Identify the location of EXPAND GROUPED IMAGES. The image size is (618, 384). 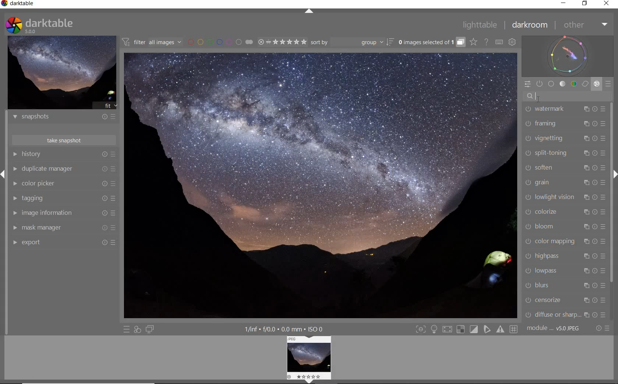
(431, 43).